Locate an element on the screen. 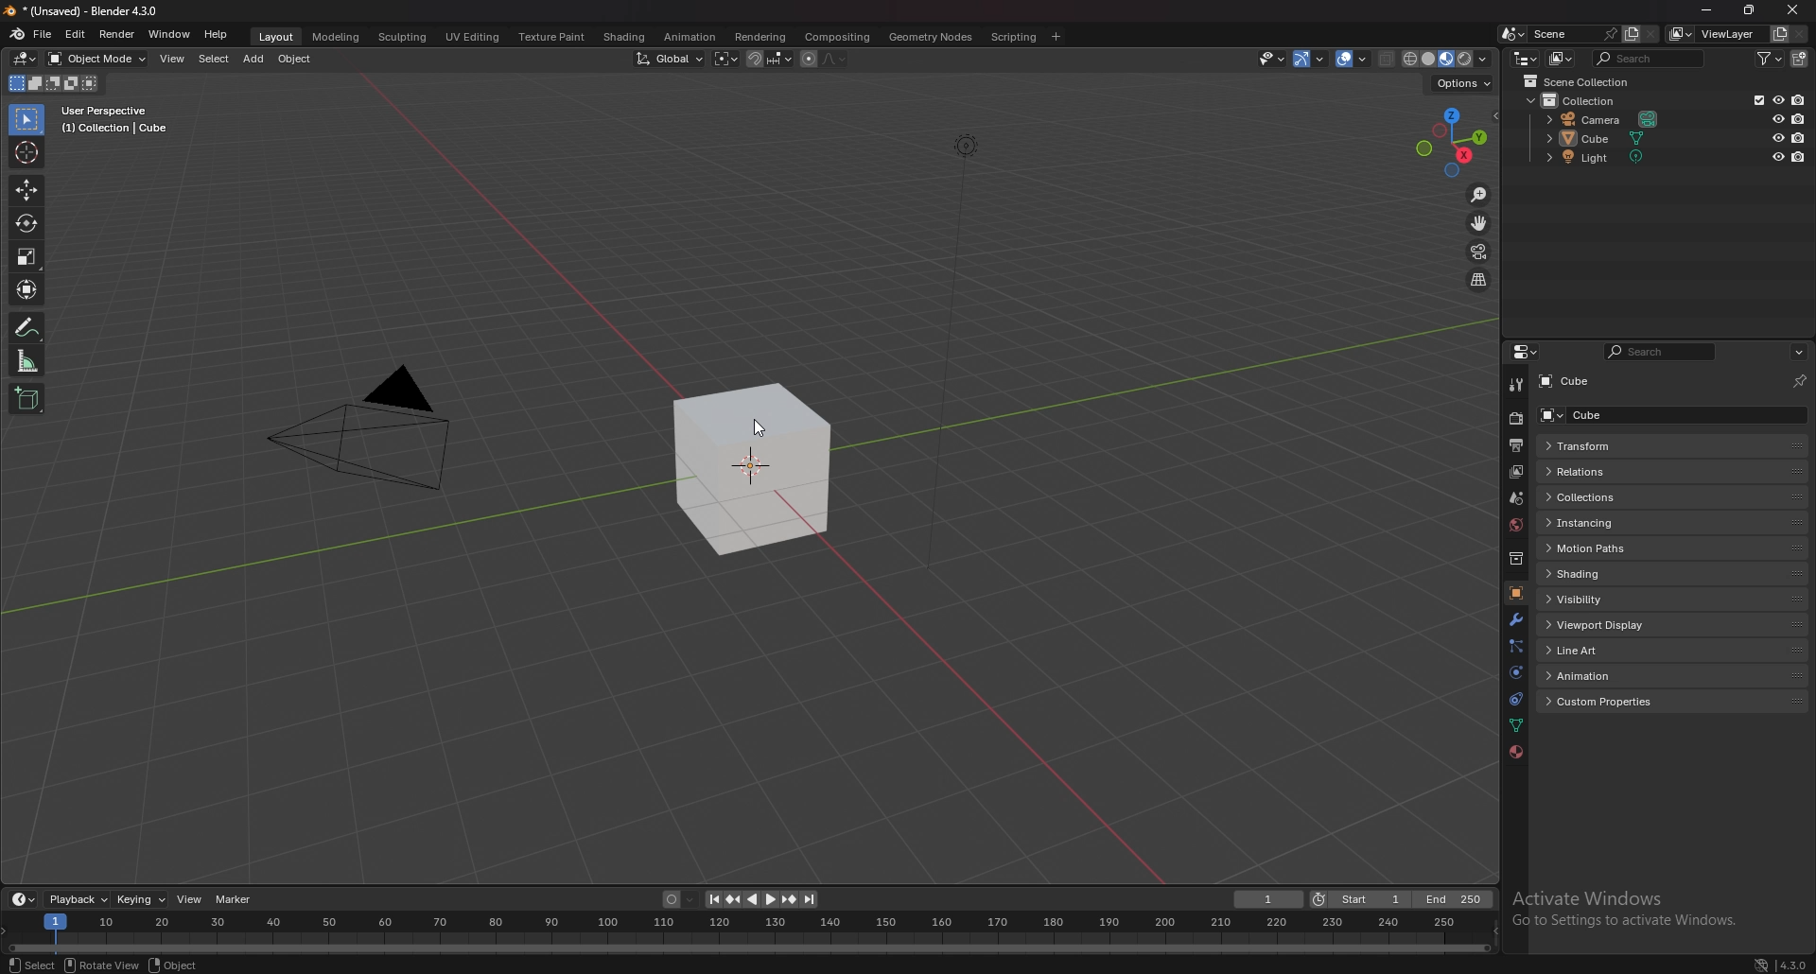 The width and height of the screenshot is (1816, 974). view is located at coordinates (191, 900).